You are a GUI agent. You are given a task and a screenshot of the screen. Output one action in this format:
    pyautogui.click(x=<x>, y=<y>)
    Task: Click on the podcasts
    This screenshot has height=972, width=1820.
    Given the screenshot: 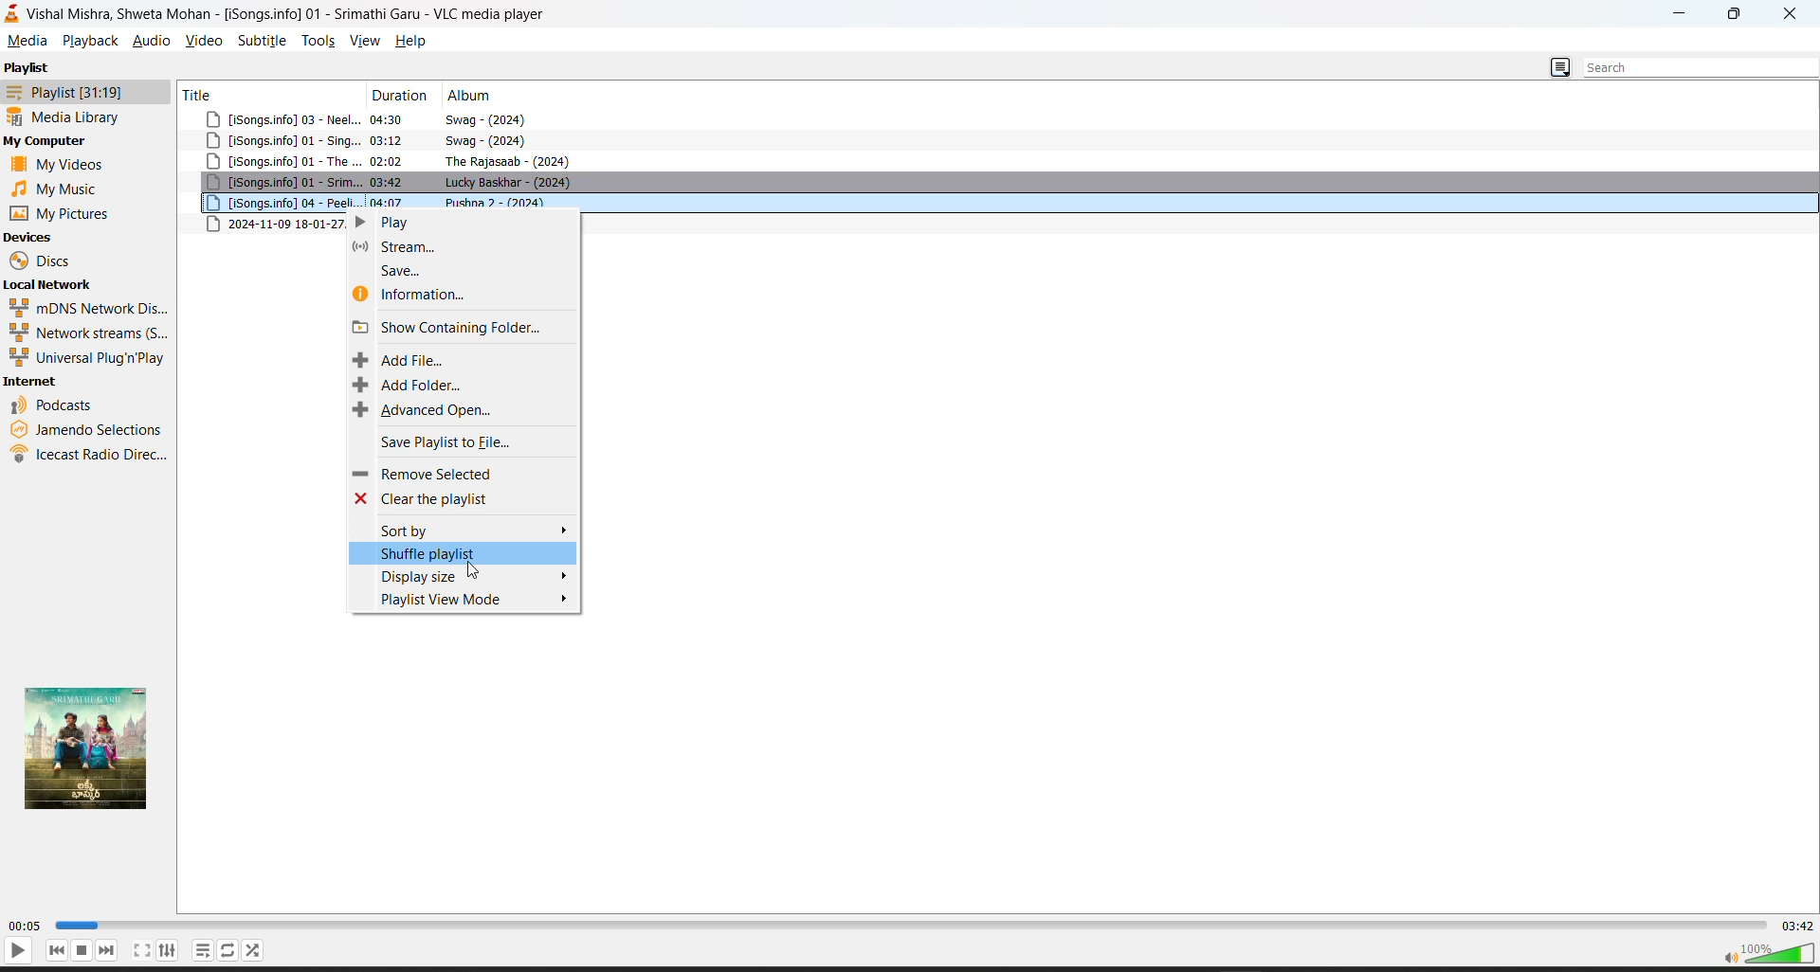 What is the action you would take?
    pyautogui.click(x=66, y=405)
    